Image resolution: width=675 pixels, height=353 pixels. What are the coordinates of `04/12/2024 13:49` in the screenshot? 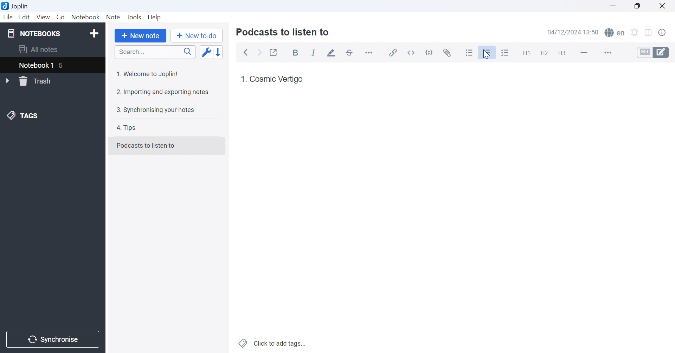 It's located at (573, 32).